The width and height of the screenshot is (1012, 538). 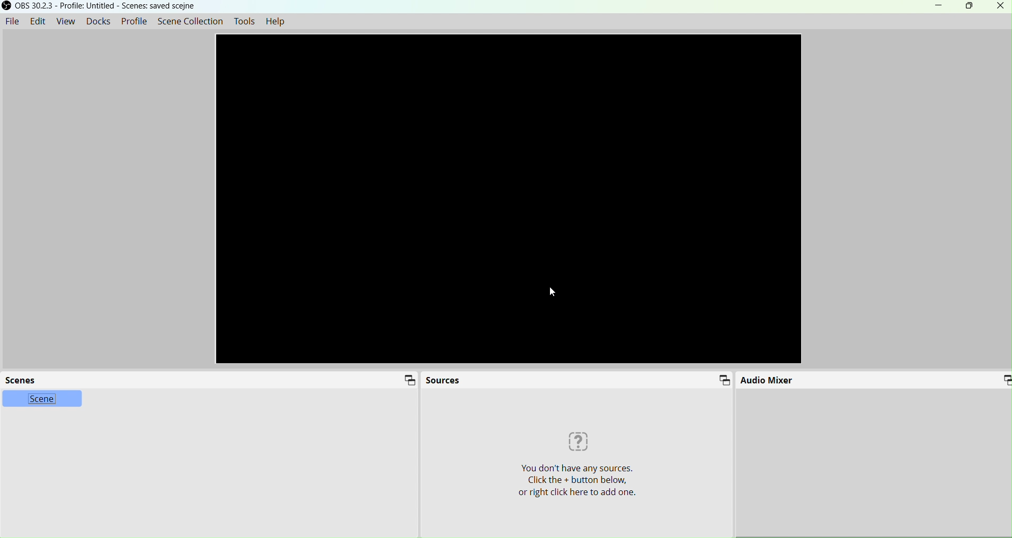 I want to click on Preview  window , so click(x=511, y=201).